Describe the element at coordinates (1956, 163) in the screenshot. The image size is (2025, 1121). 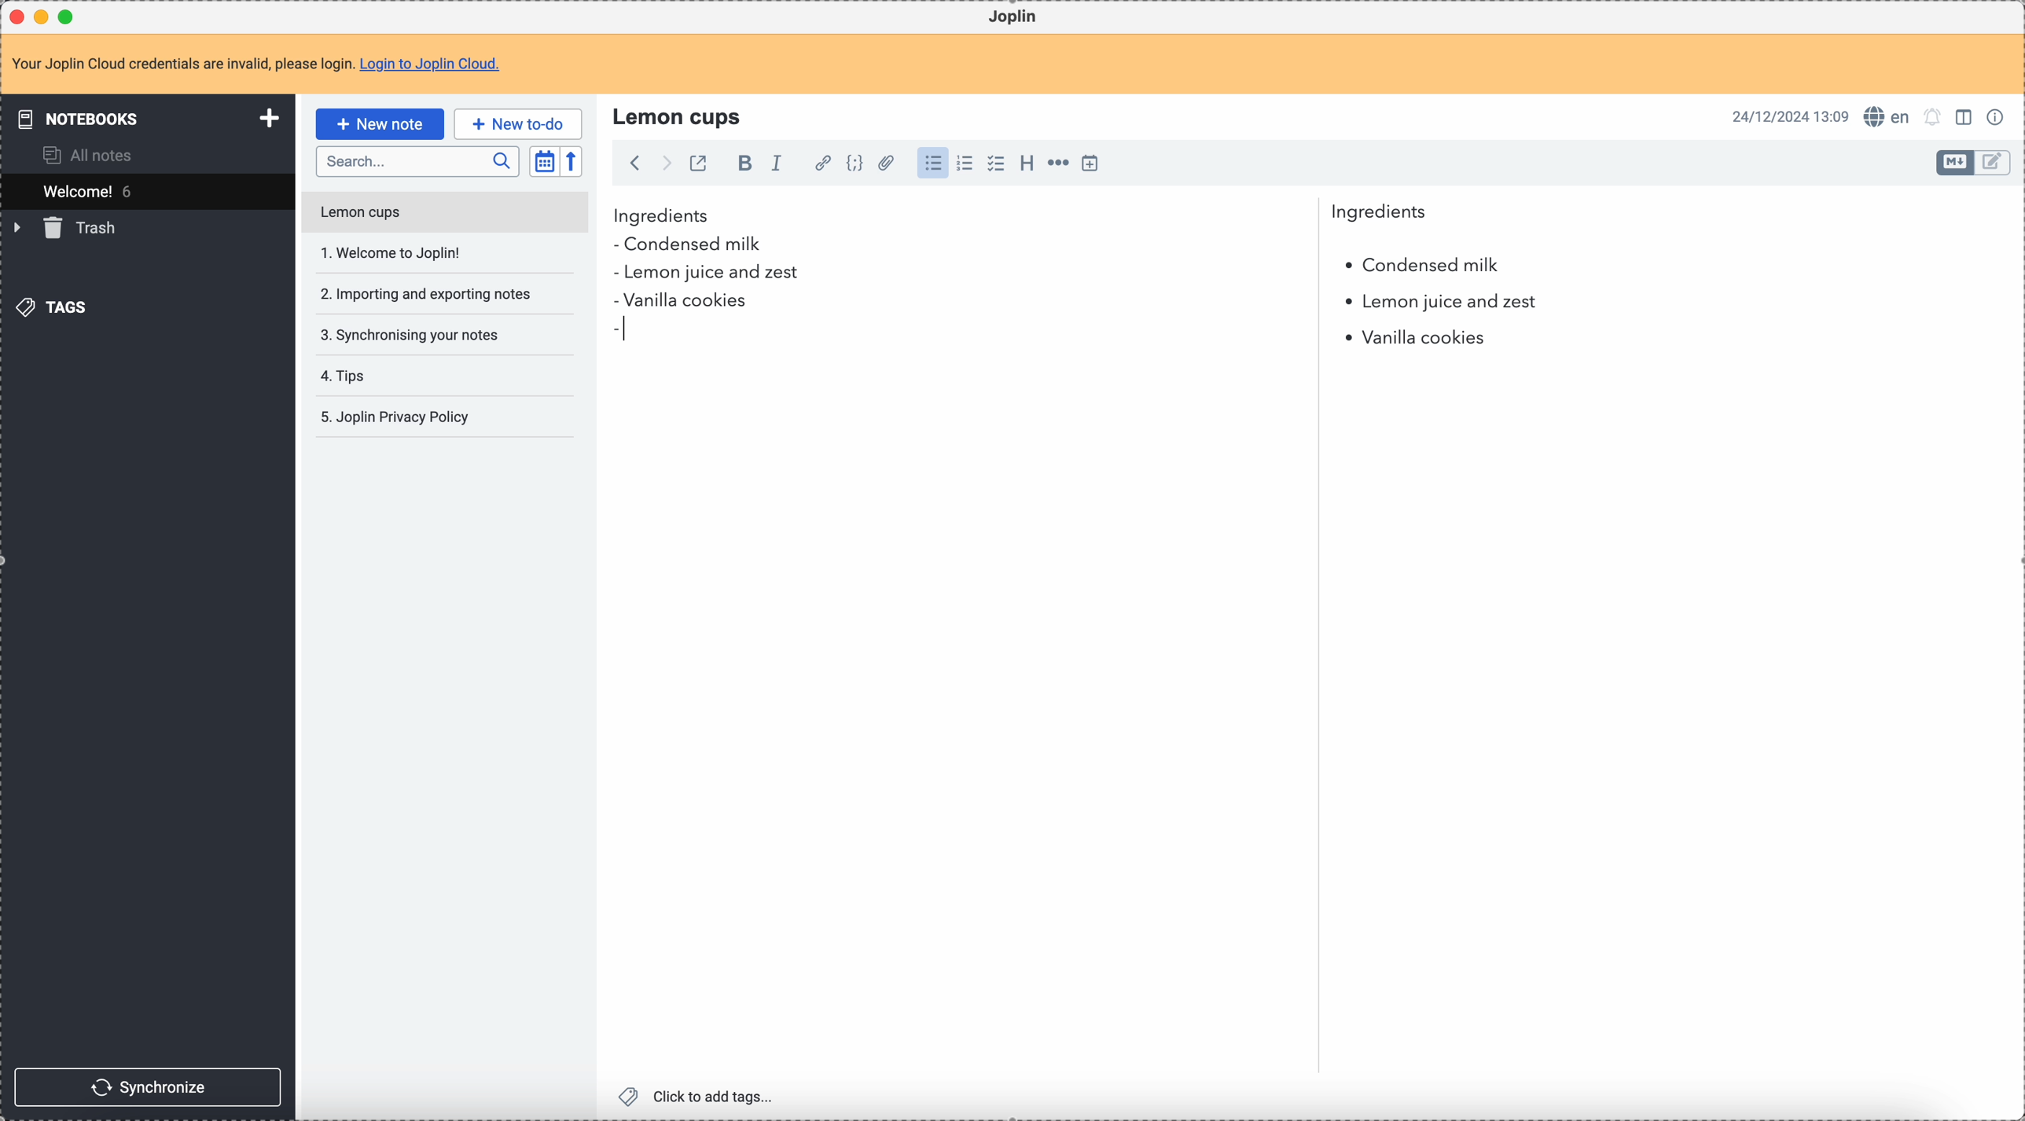
I see `toggle edit layout` at that location.